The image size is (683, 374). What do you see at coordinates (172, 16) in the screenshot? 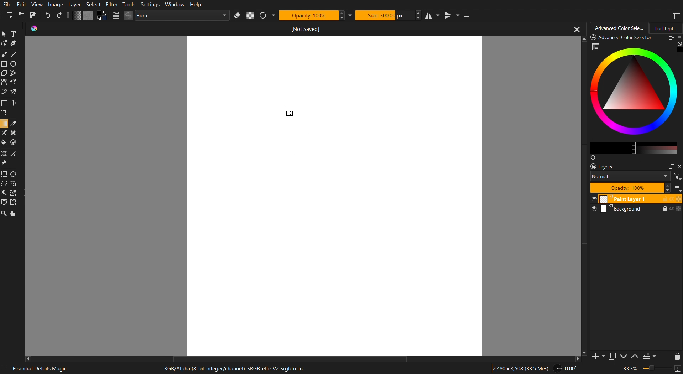
I see `Brush Settings` at bounding box center [172, 16].